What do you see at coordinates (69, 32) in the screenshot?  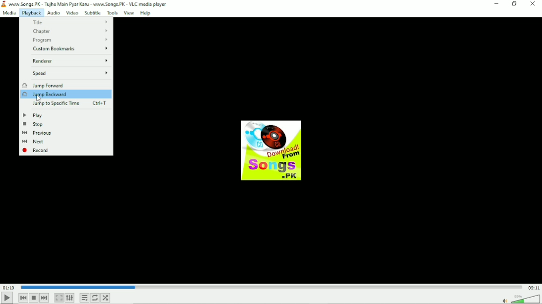 I see `Chapter` at bounding box center [69, 32].